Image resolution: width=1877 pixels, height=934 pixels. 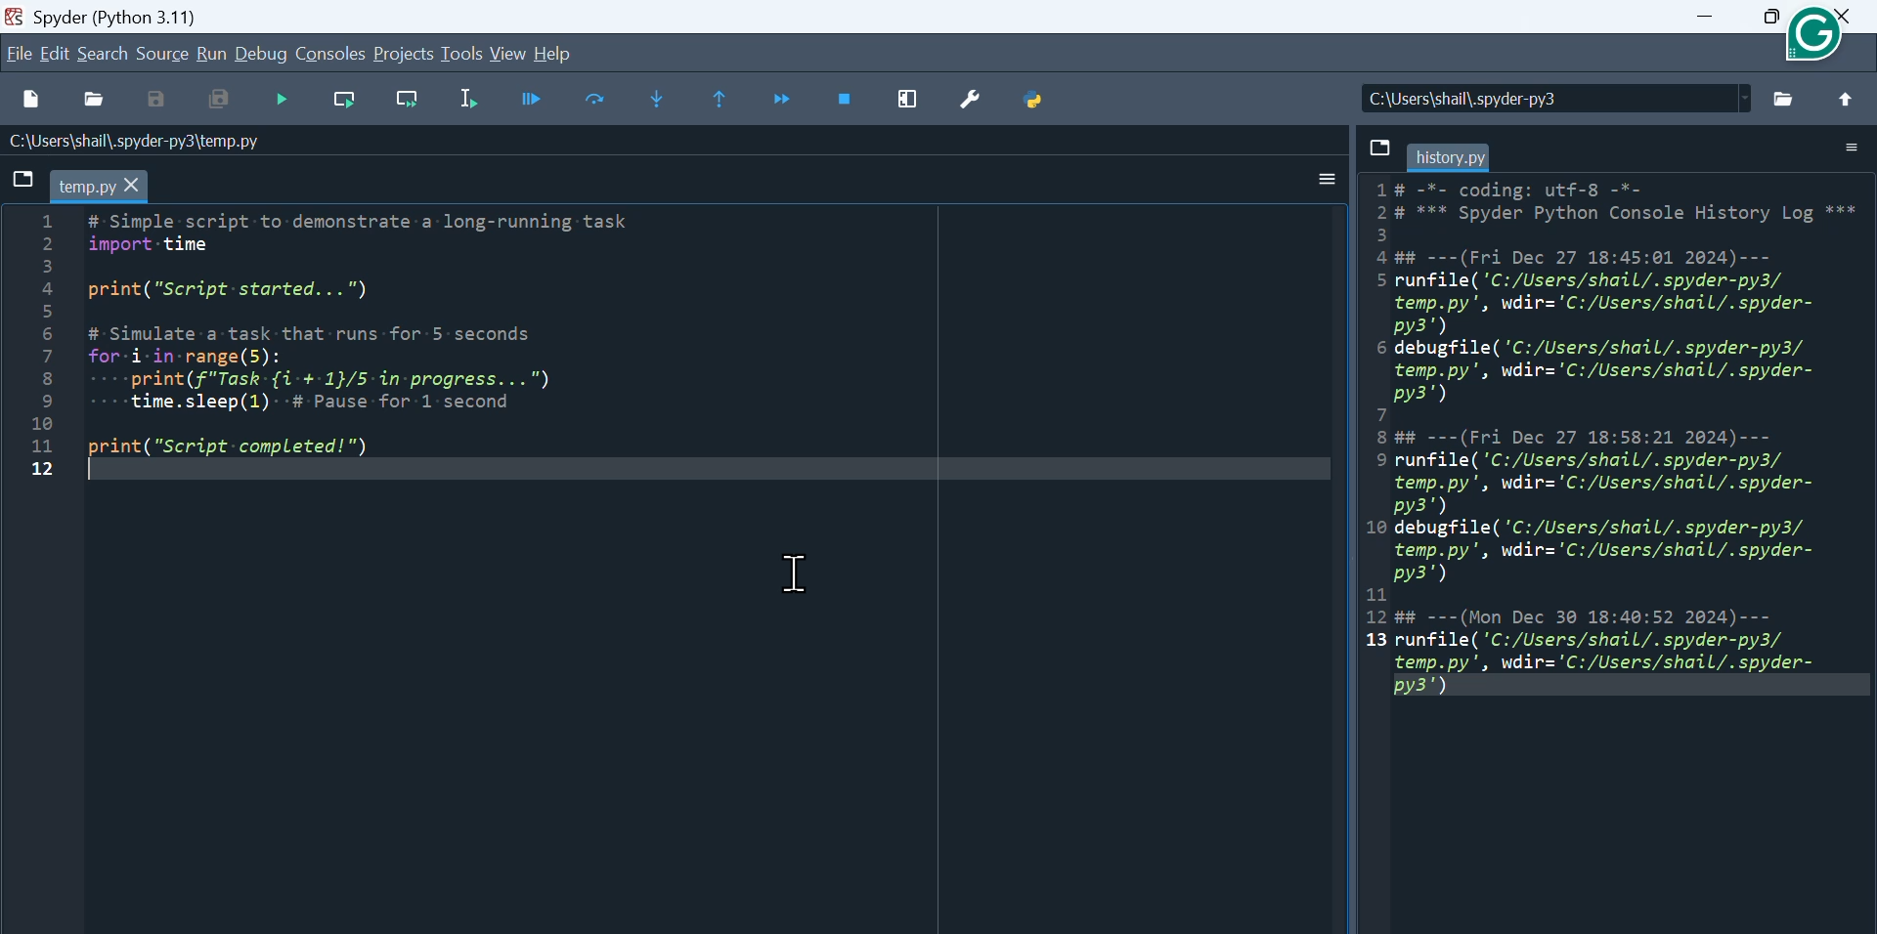 What do you see at coordinates (406, 100) in the screenshot?
I see `Run current line and go to the next one` at bounding box center [406, 100].